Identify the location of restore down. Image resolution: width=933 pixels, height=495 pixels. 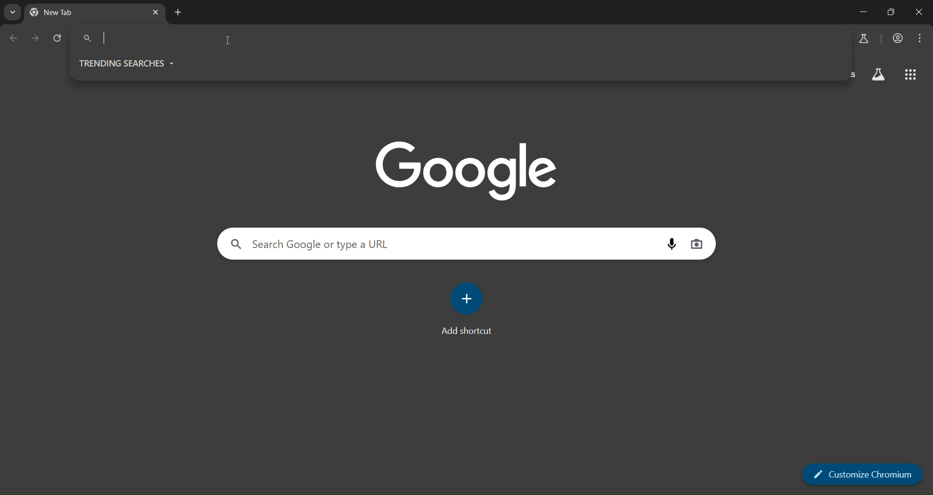
(890, 12).